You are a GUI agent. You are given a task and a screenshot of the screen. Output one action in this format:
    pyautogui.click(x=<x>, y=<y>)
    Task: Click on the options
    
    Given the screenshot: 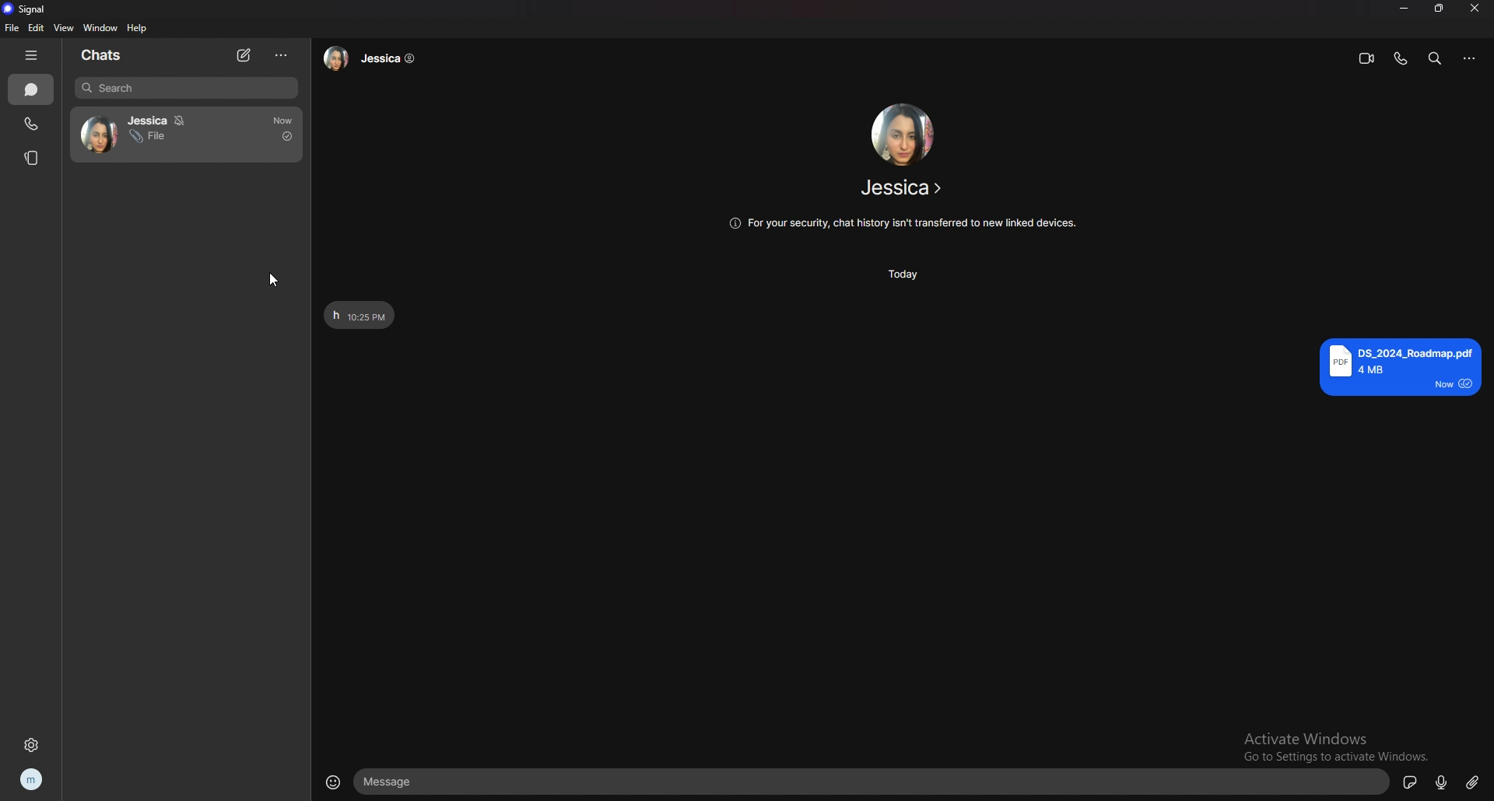 What is the action you would take?
    pyautogui.click(x=1471, y=58)
    